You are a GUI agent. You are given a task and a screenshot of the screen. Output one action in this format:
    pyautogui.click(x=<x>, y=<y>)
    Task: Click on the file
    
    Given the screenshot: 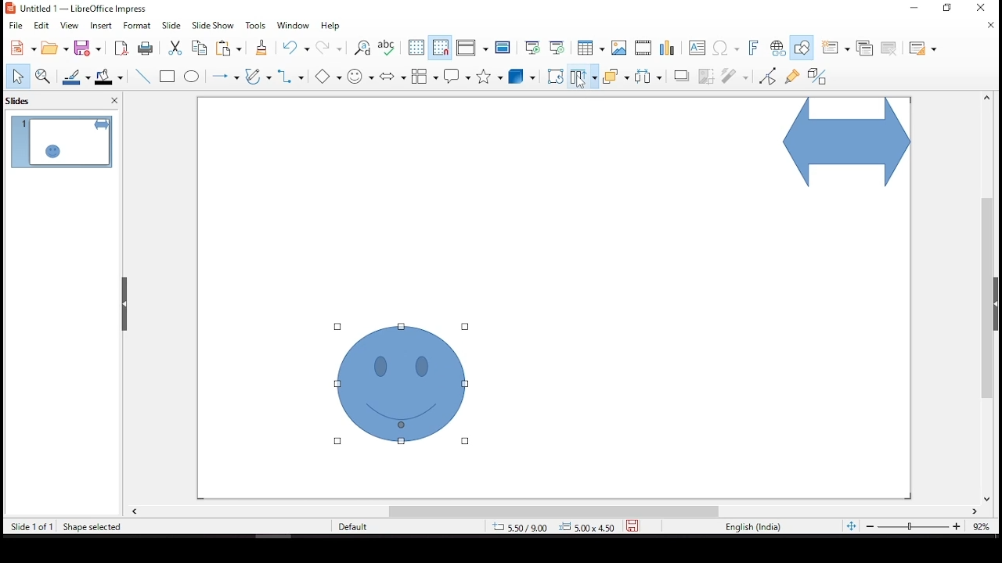 What is the action you would take?
    pyautogui.click(x=16, y=24)
    